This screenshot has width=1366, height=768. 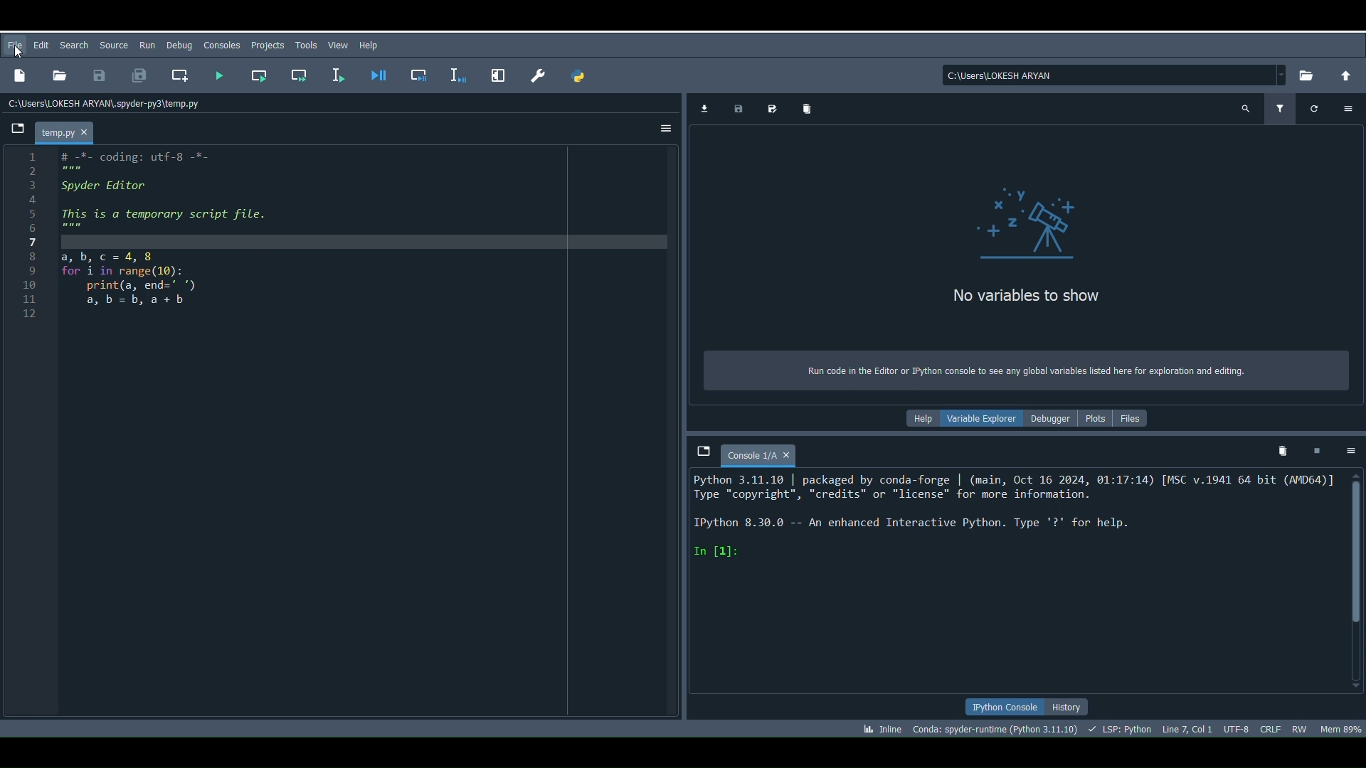 I want to click on IPython console, so click(x=1000, y=708).